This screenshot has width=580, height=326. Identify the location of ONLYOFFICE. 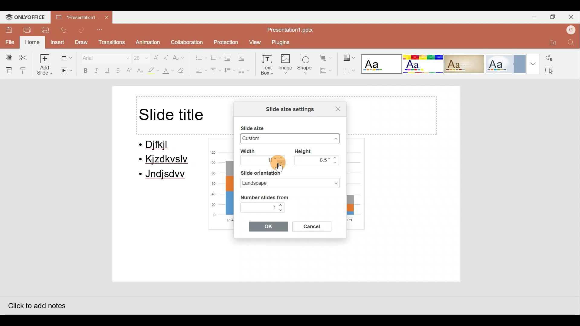
(26, 17).